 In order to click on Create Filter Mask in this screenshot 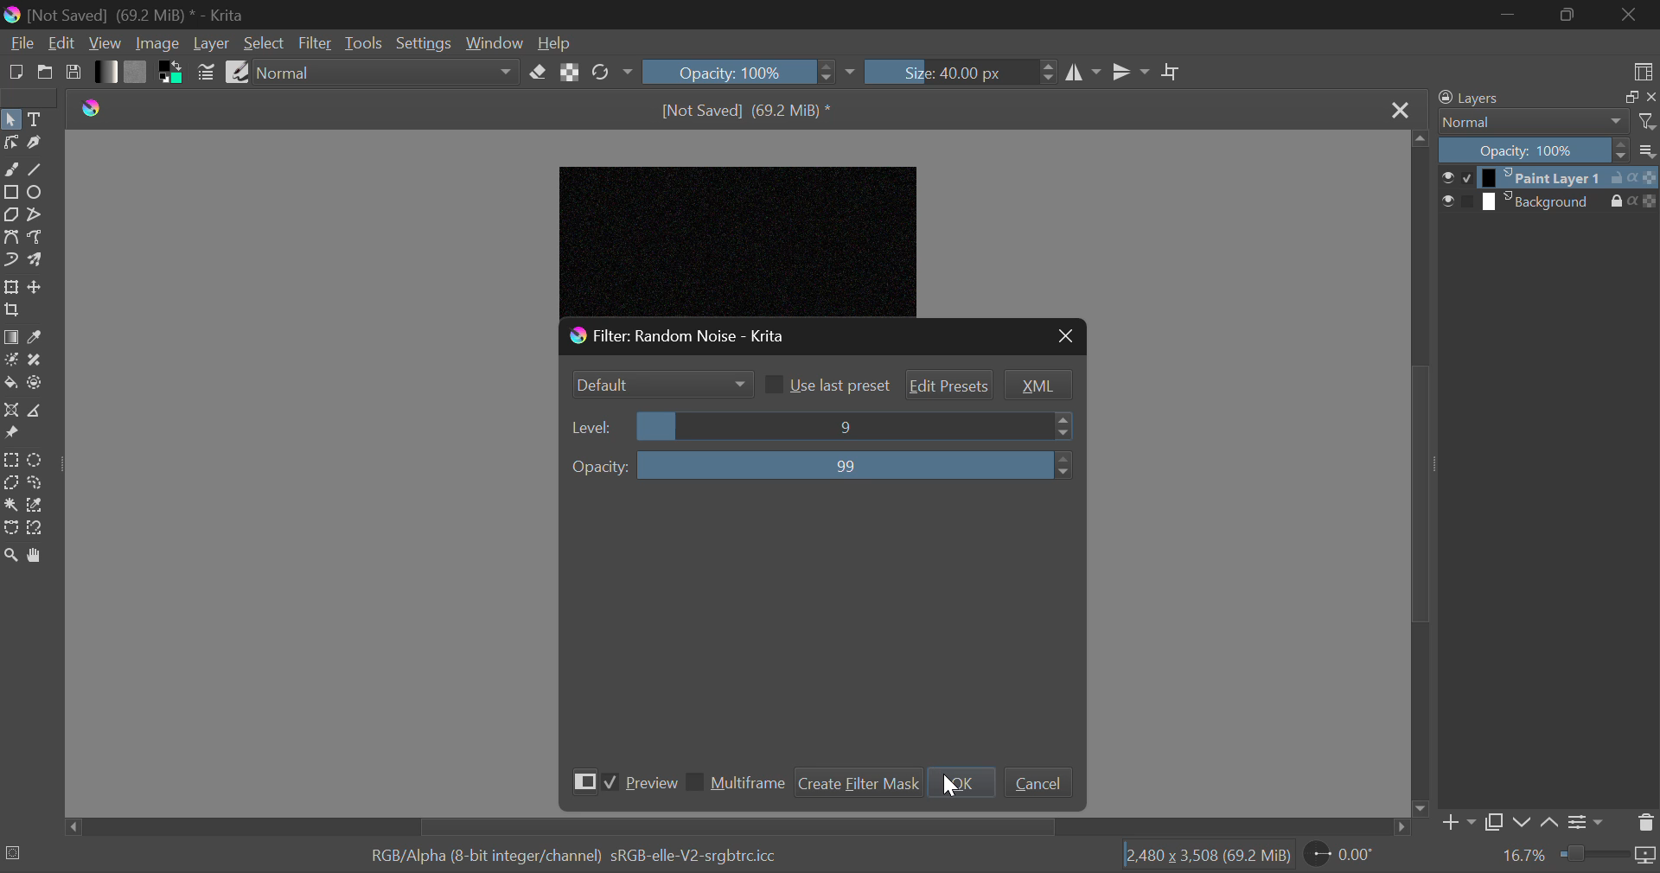, I will do `click(858, 781)`.